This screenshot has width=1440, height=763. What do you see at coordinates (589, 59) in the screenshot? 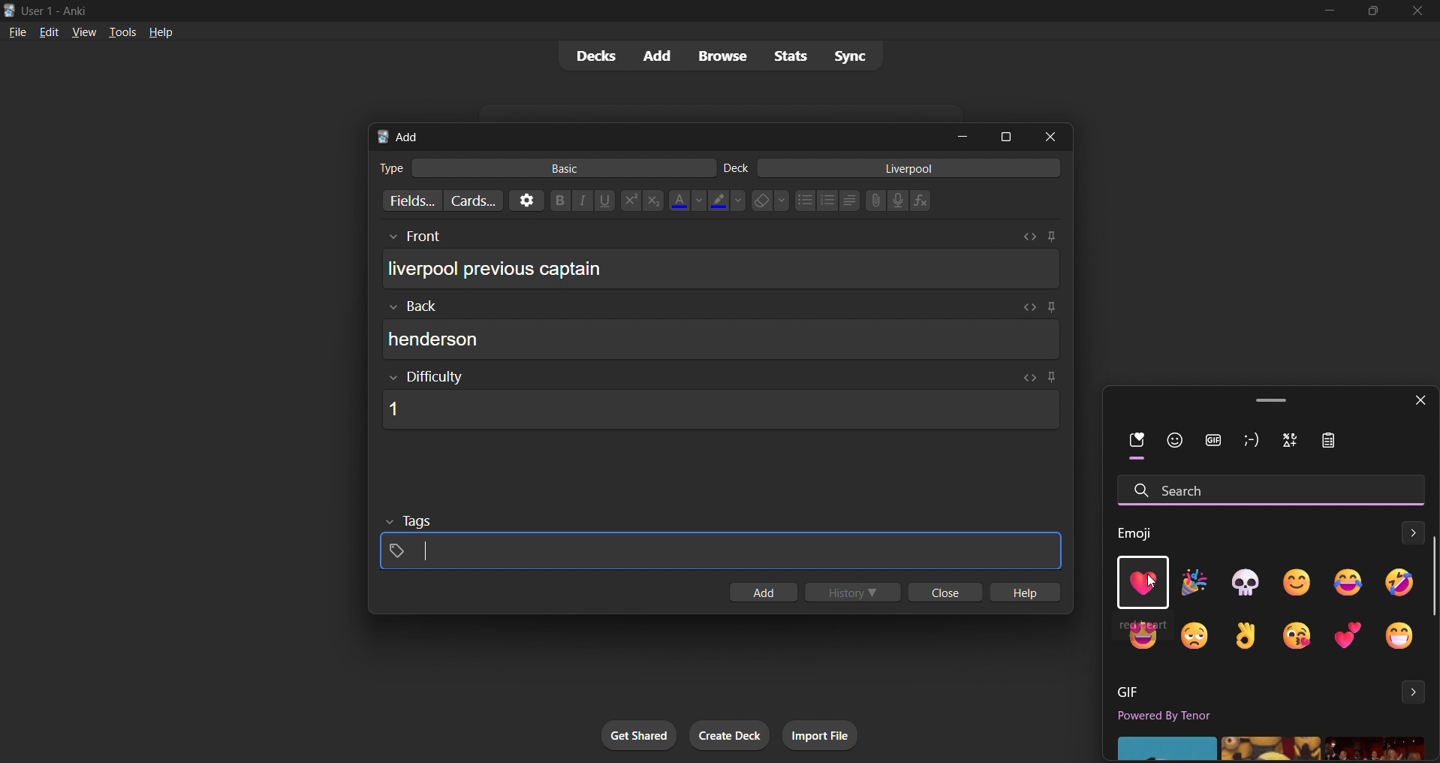
I see `decks` at bounding box center [589, 59].